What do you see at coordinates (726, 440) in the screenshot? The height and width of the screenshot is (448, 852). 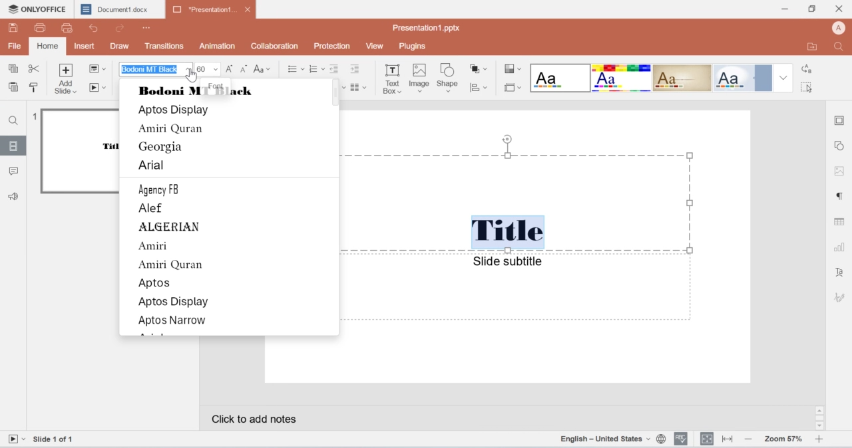 I see `resize` at bounding box center [726, 440].